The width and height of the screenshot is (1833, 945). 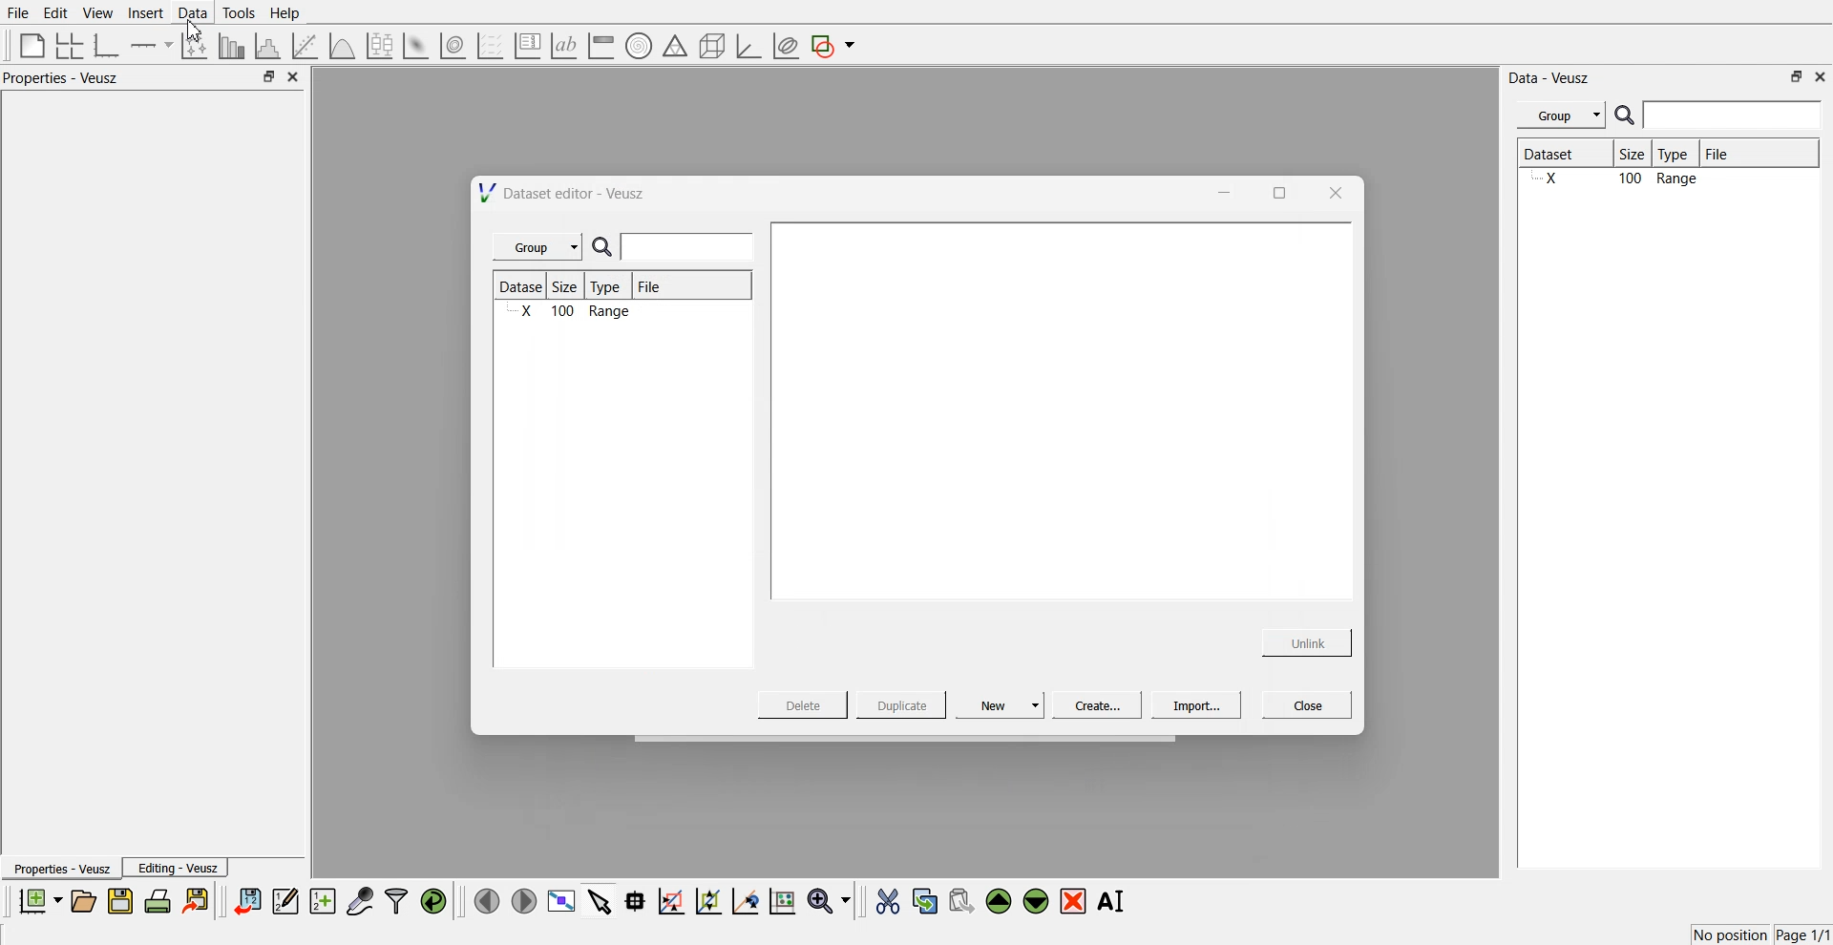 I want to click on move  the selected widgets down, so click(x=1036, y=899).